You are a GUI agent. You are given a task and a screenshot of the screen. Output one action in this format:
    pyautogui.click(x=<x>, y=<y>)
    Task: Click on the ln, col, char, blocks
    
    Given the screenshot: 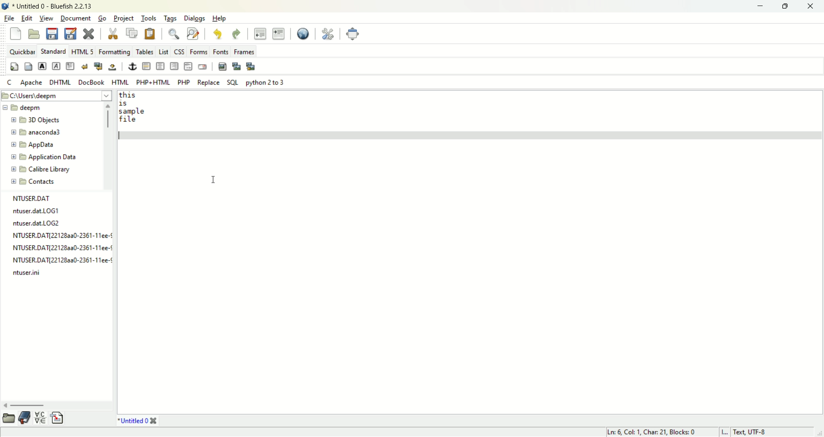 What is the action you would take?
    pyautogui.click(x=650, y=432)
    